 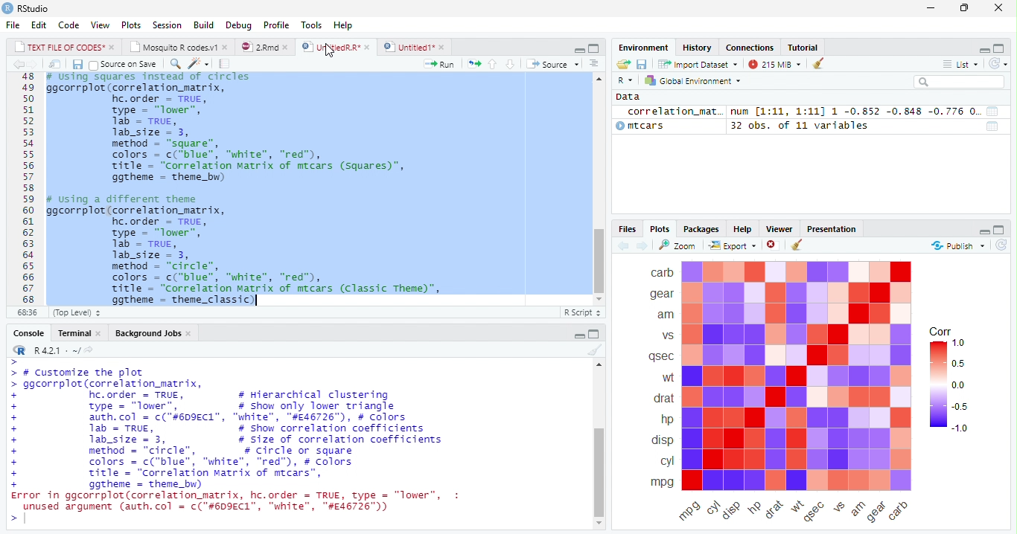 I want to click on find/replace, so click(x=175, y=65).